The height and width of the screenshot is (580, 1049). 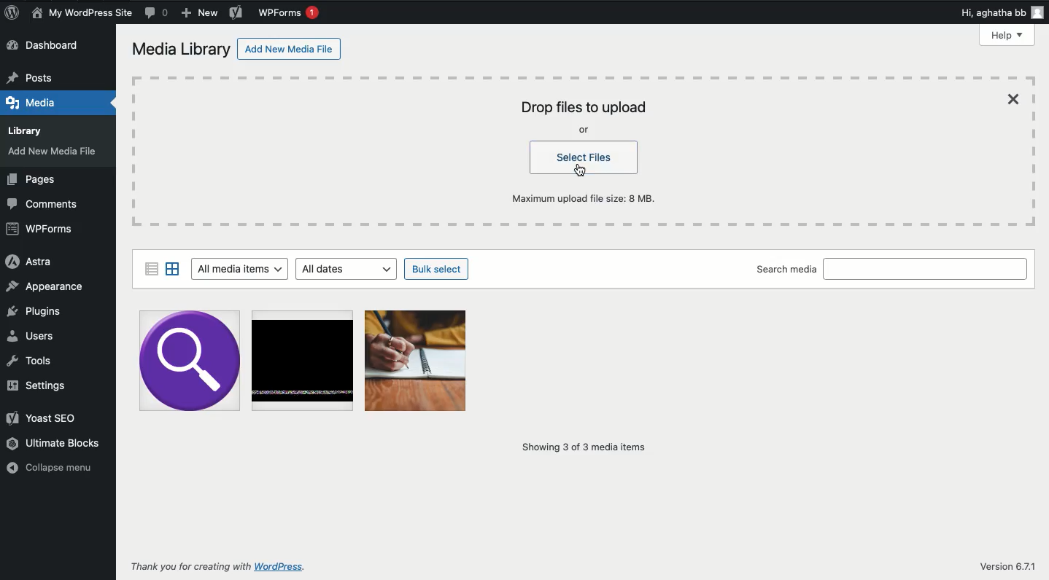 I want to click on Yoast, so click(x=236, y=14).